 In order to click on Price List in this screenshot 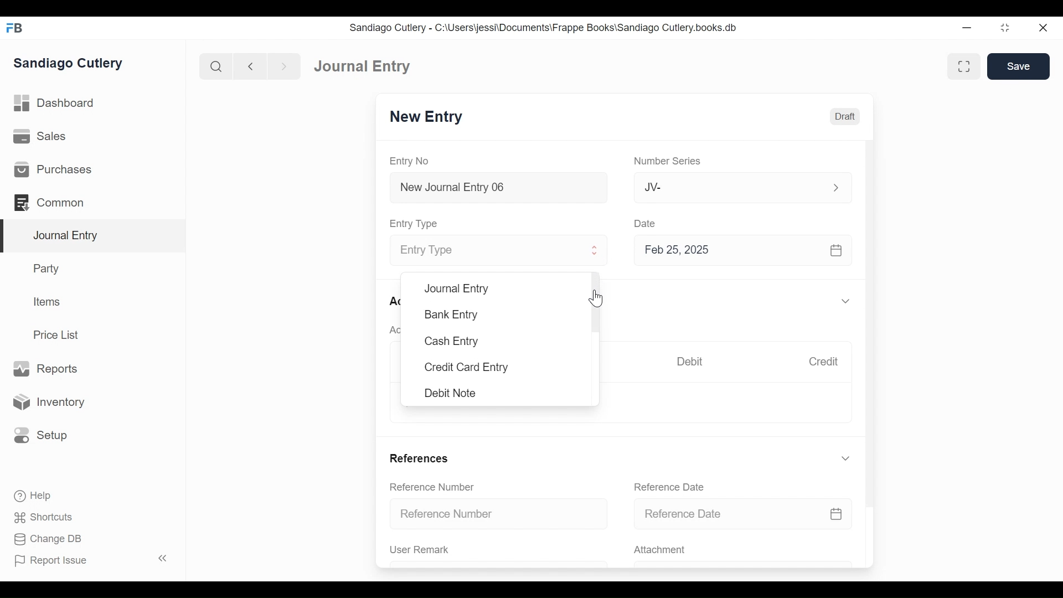, I will do `click(60, 335)`.